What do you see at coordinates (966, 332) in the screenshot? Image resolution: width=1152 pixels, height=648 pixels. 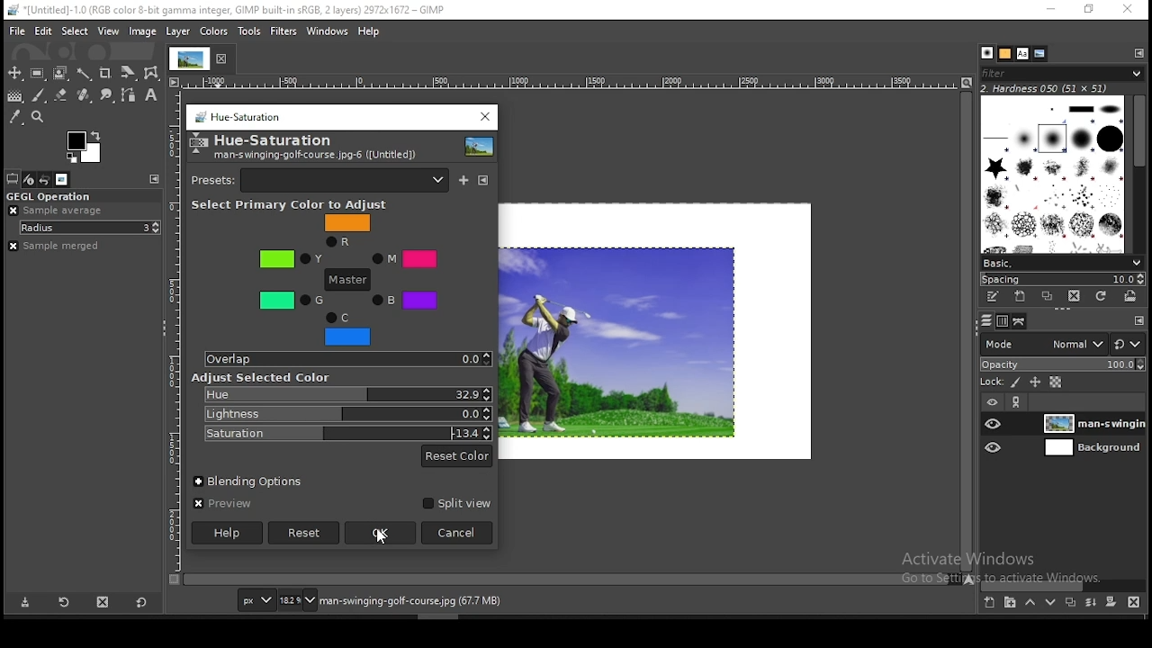 I see `scroll bar` at bounding box center [966, 332].